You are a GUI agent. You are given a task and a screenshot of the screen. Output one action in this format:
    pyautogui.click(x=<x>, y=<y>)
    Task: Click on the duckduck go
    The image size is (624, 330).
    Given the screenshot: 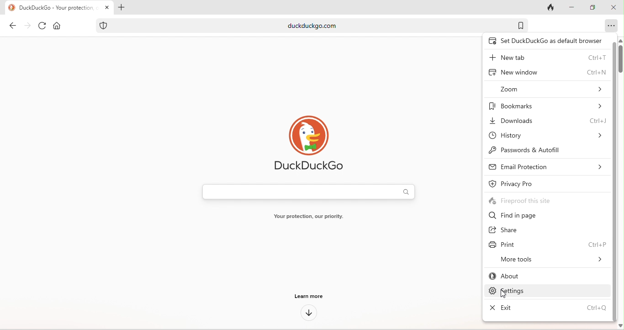 What is the action you would take?
    pyautogui.click(x=314, y=167)
    